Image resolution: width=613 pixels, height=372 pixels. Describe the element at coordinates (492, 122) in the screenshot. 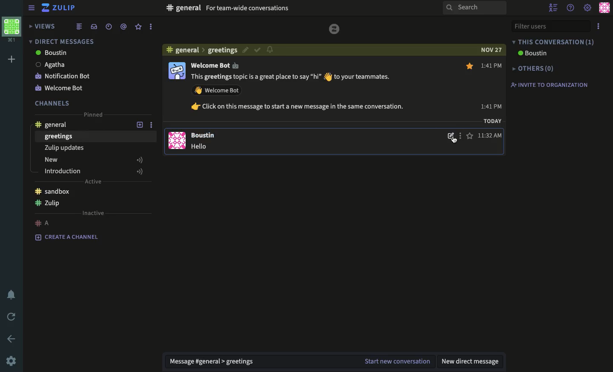

I see `TODAY` at that location.